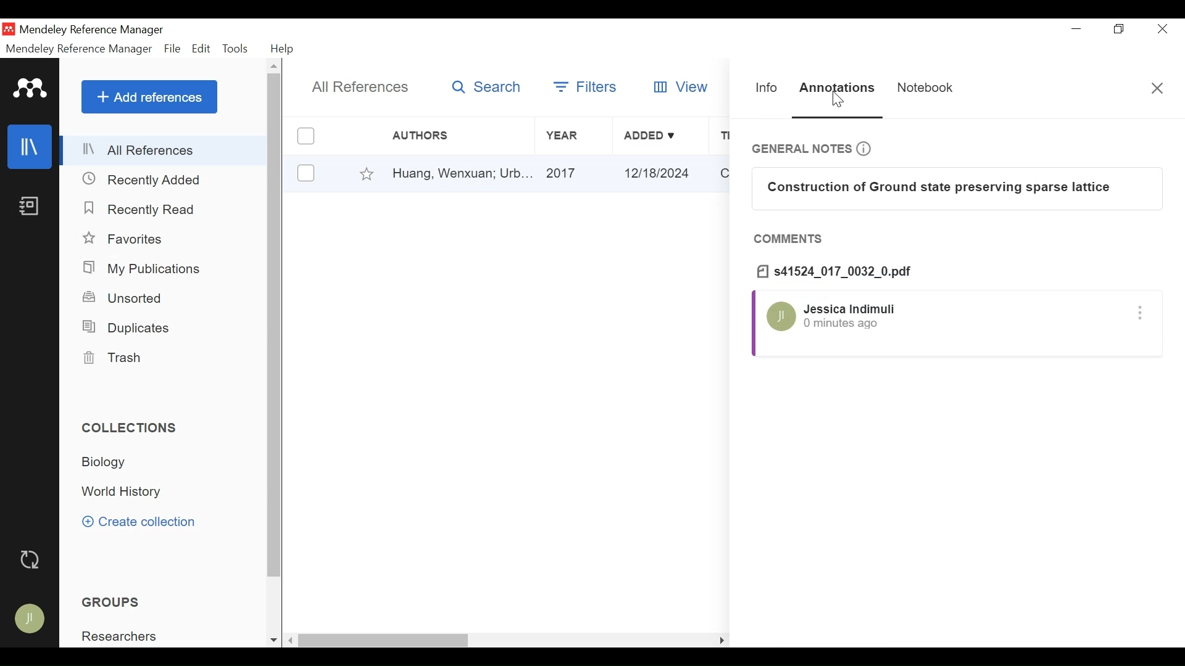 The height and width of the screenshot is (666, 1185). Describe the element at coordinates (128, 327) in the screenshot. I see `Duplicates` at that location.